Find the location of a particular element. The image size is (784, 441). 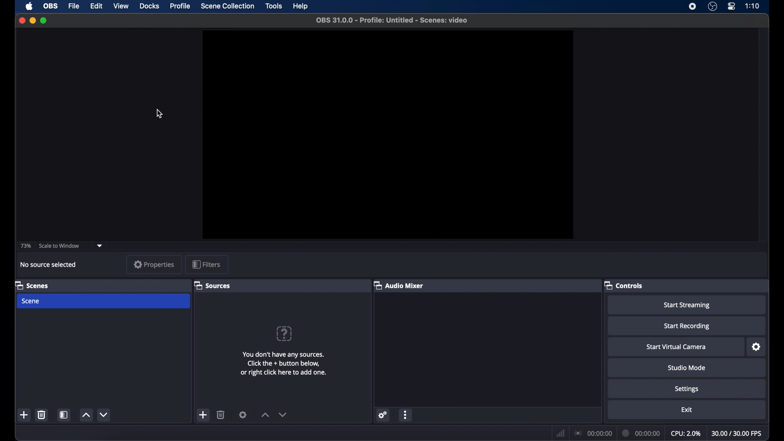

control center is located at coordinates (731, 7).